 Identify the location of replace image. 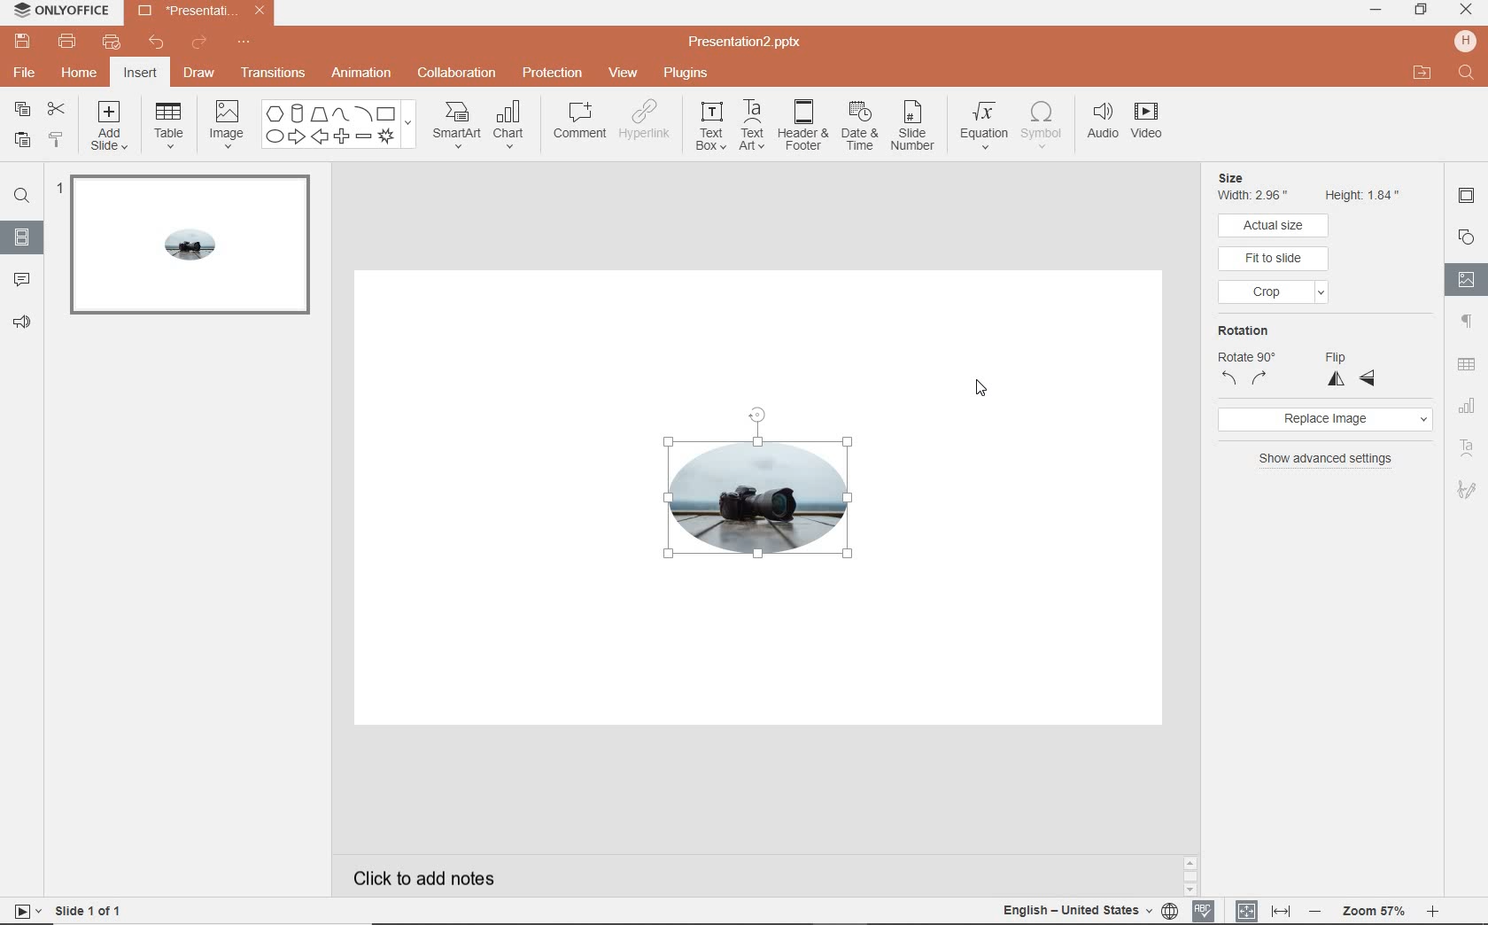
(1328, 419).